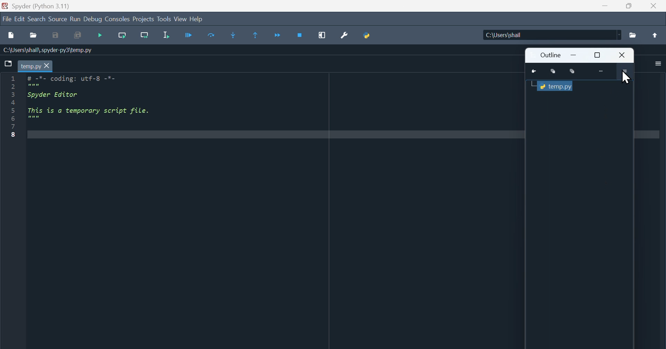 This screenshot has height=349, width=666. Describe the element at coordinates (100, 35) in the screenshot. I see `Start debugging` at that location.